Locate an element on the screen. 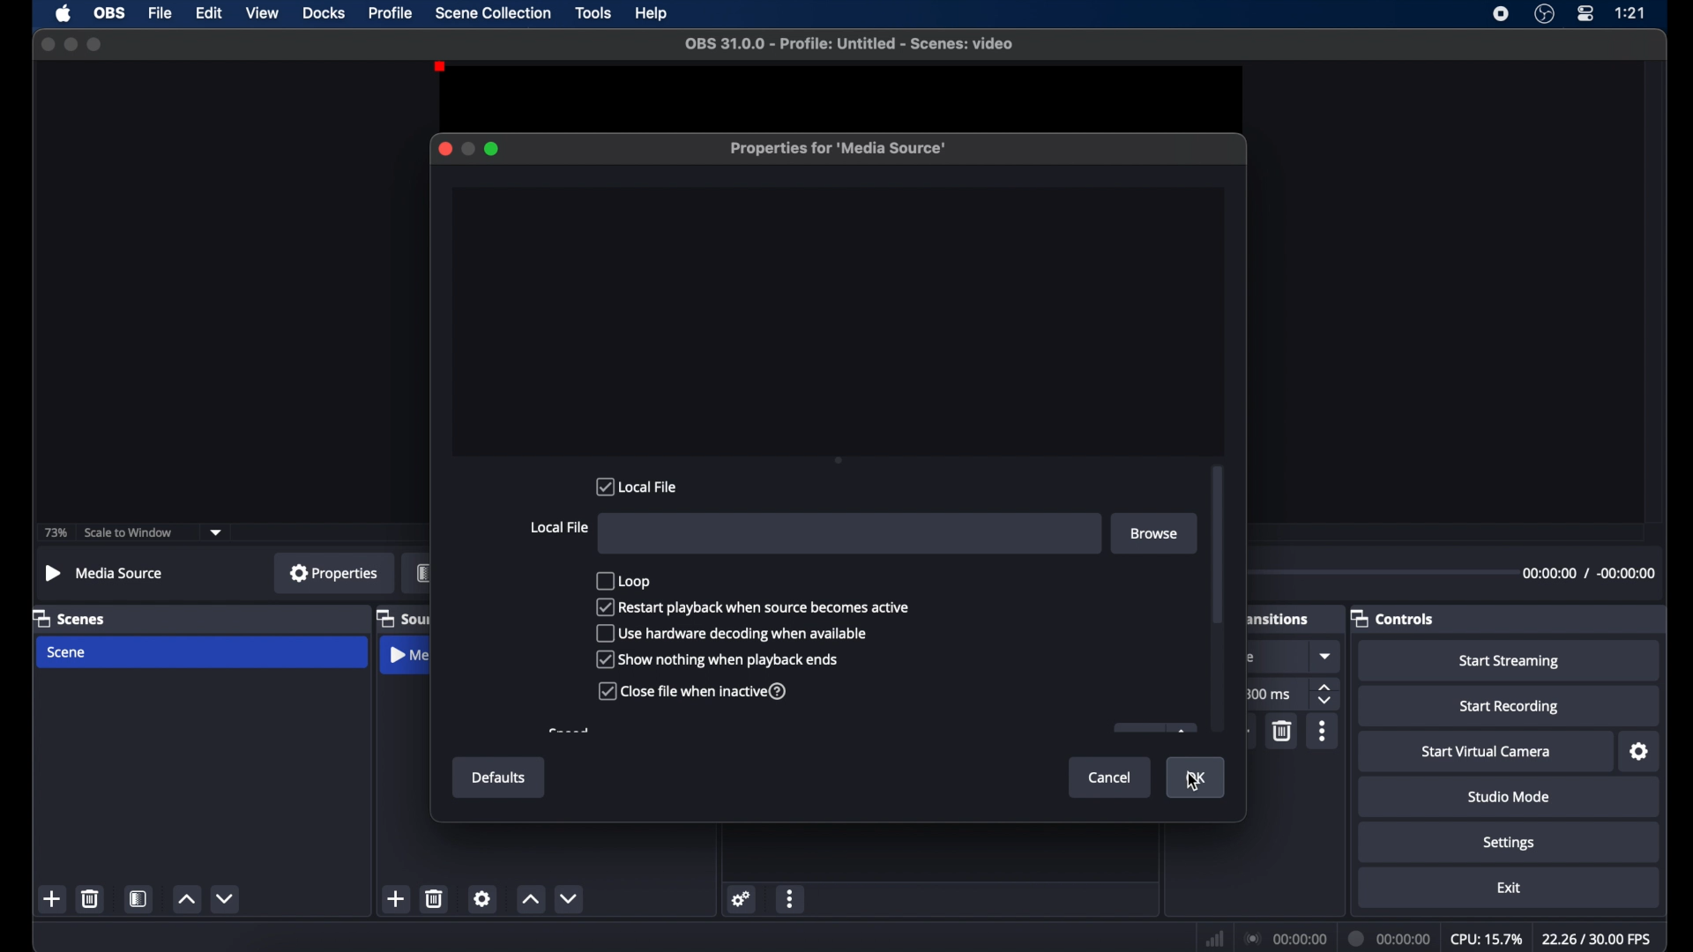 This screenshot has height=952, width=1693. settings is located at coordinates (1639, 752).